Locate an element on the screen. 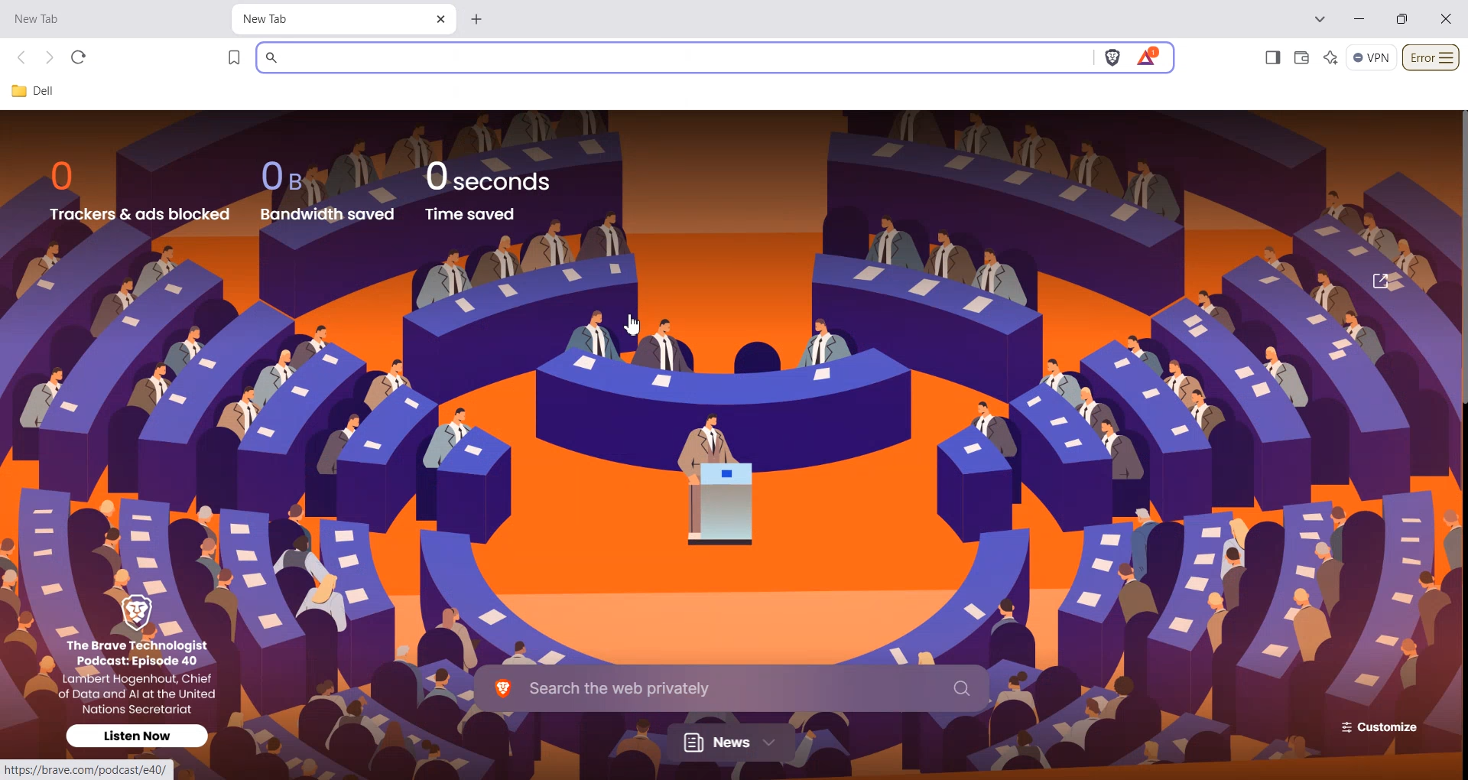 The width and height of the screenshot is (1468, 780). Customize and control brave is located at coordinates (1431, 58).